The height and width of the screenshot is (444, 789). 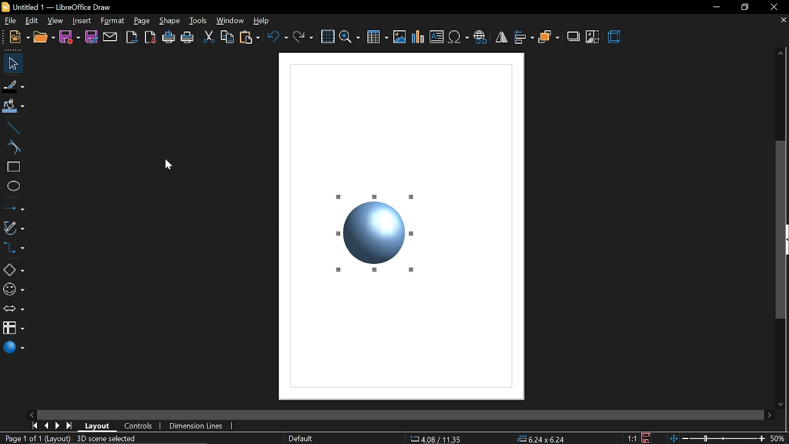 What do you see at coordinates (33, 415) in the screenshot?
I see `move left` at bounding box center [33, 415].